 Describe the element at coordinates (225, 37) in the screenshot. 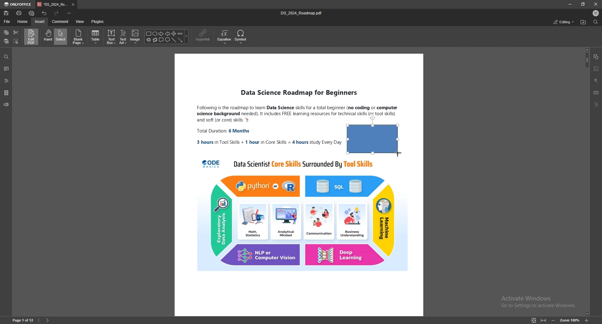

I see `equation` at that location.